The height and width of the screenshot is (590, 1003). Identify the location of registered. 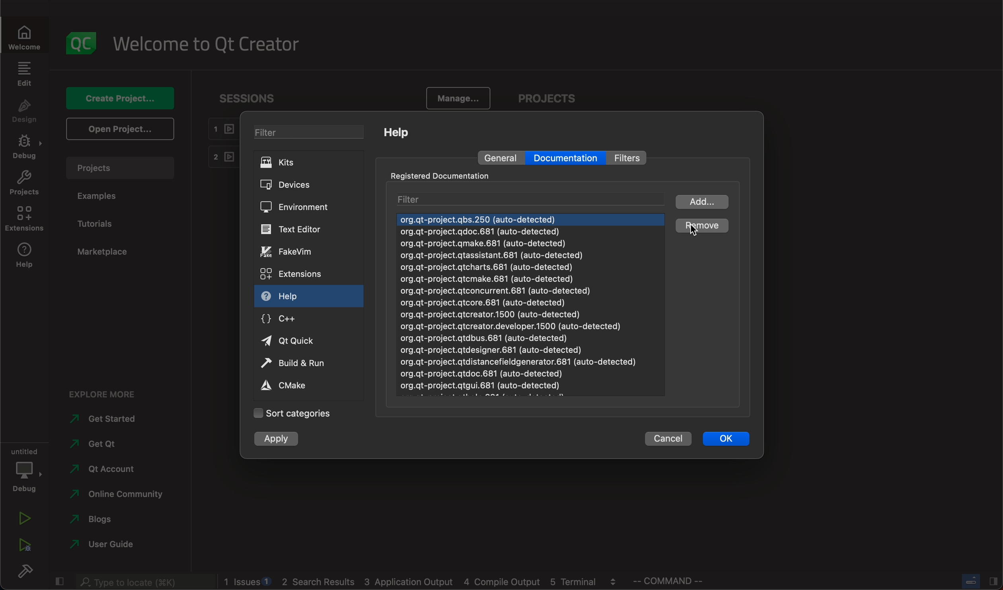
(445, 175).